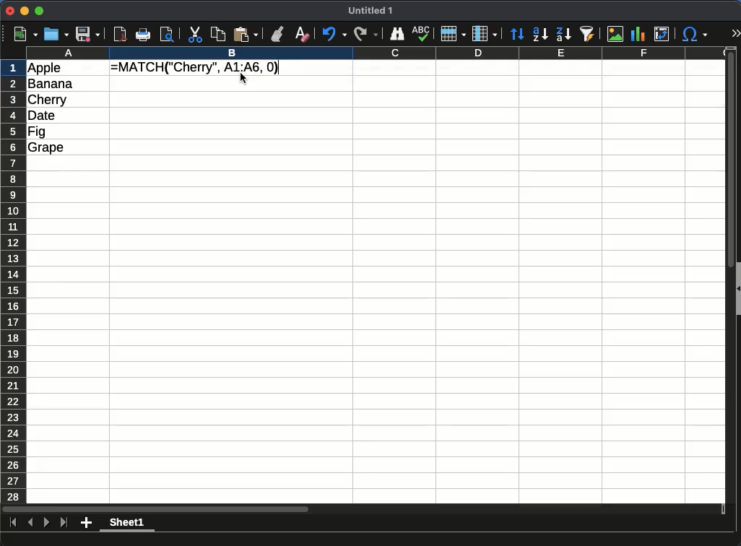 Image resolution: width=741 pixels, height=546 pixels. Describe the element at coordinates (194, 35) in the screenshot. I see `cut` at that location.